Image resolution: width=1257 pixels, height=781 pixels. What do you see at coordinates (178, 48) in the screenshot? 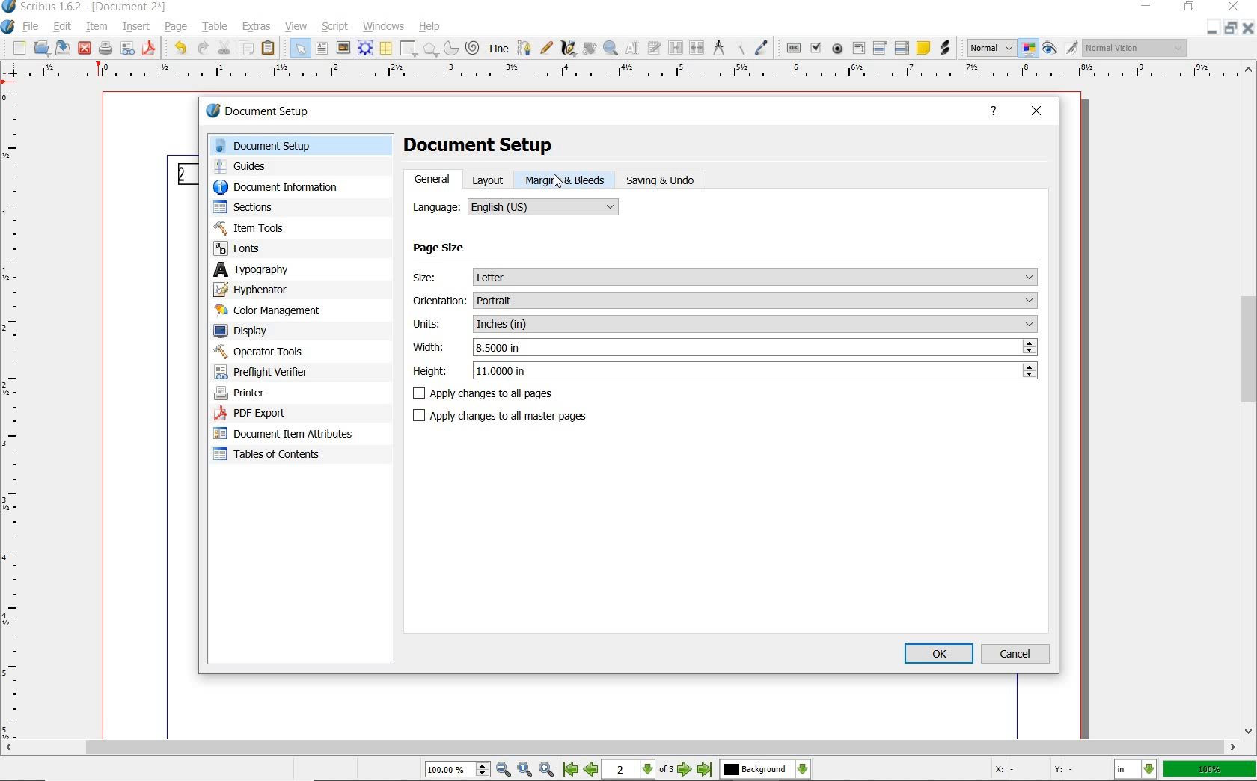
I see `undo` at bounding box center [178, 48].